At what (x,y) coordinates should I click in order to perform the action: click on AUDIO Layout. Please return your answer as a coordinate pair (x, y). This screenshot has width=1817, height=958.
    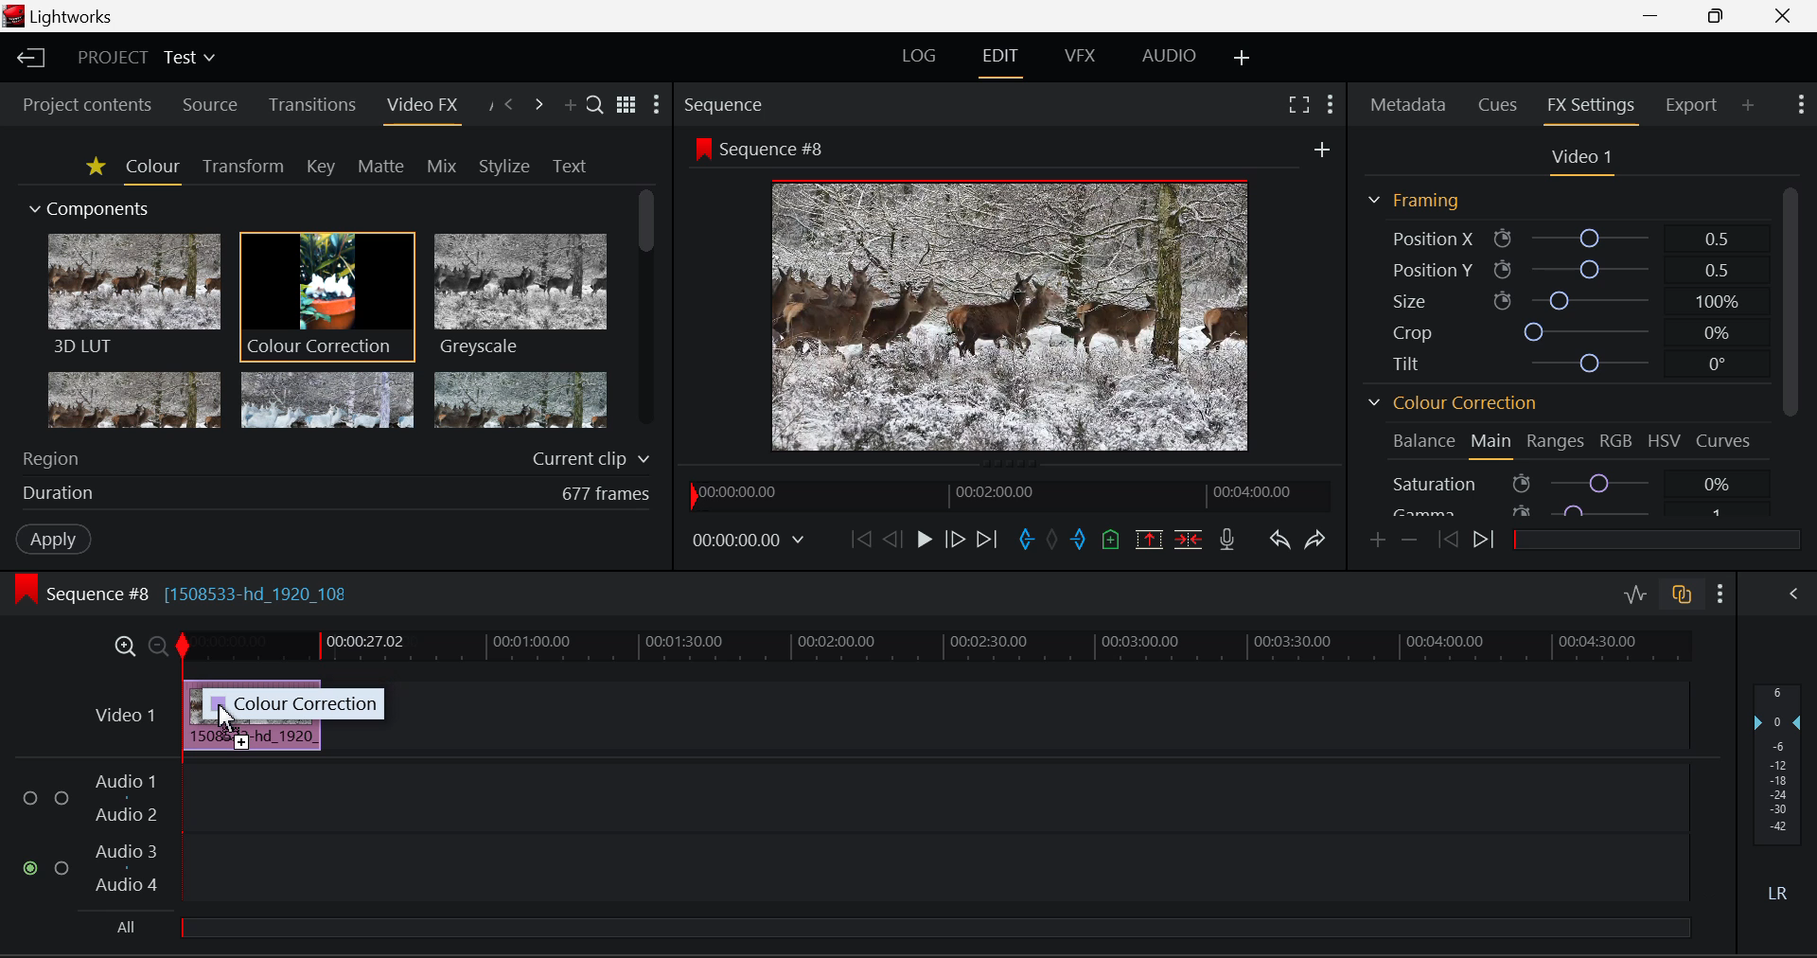
    Looking at the image, I should click on (1162, 58).